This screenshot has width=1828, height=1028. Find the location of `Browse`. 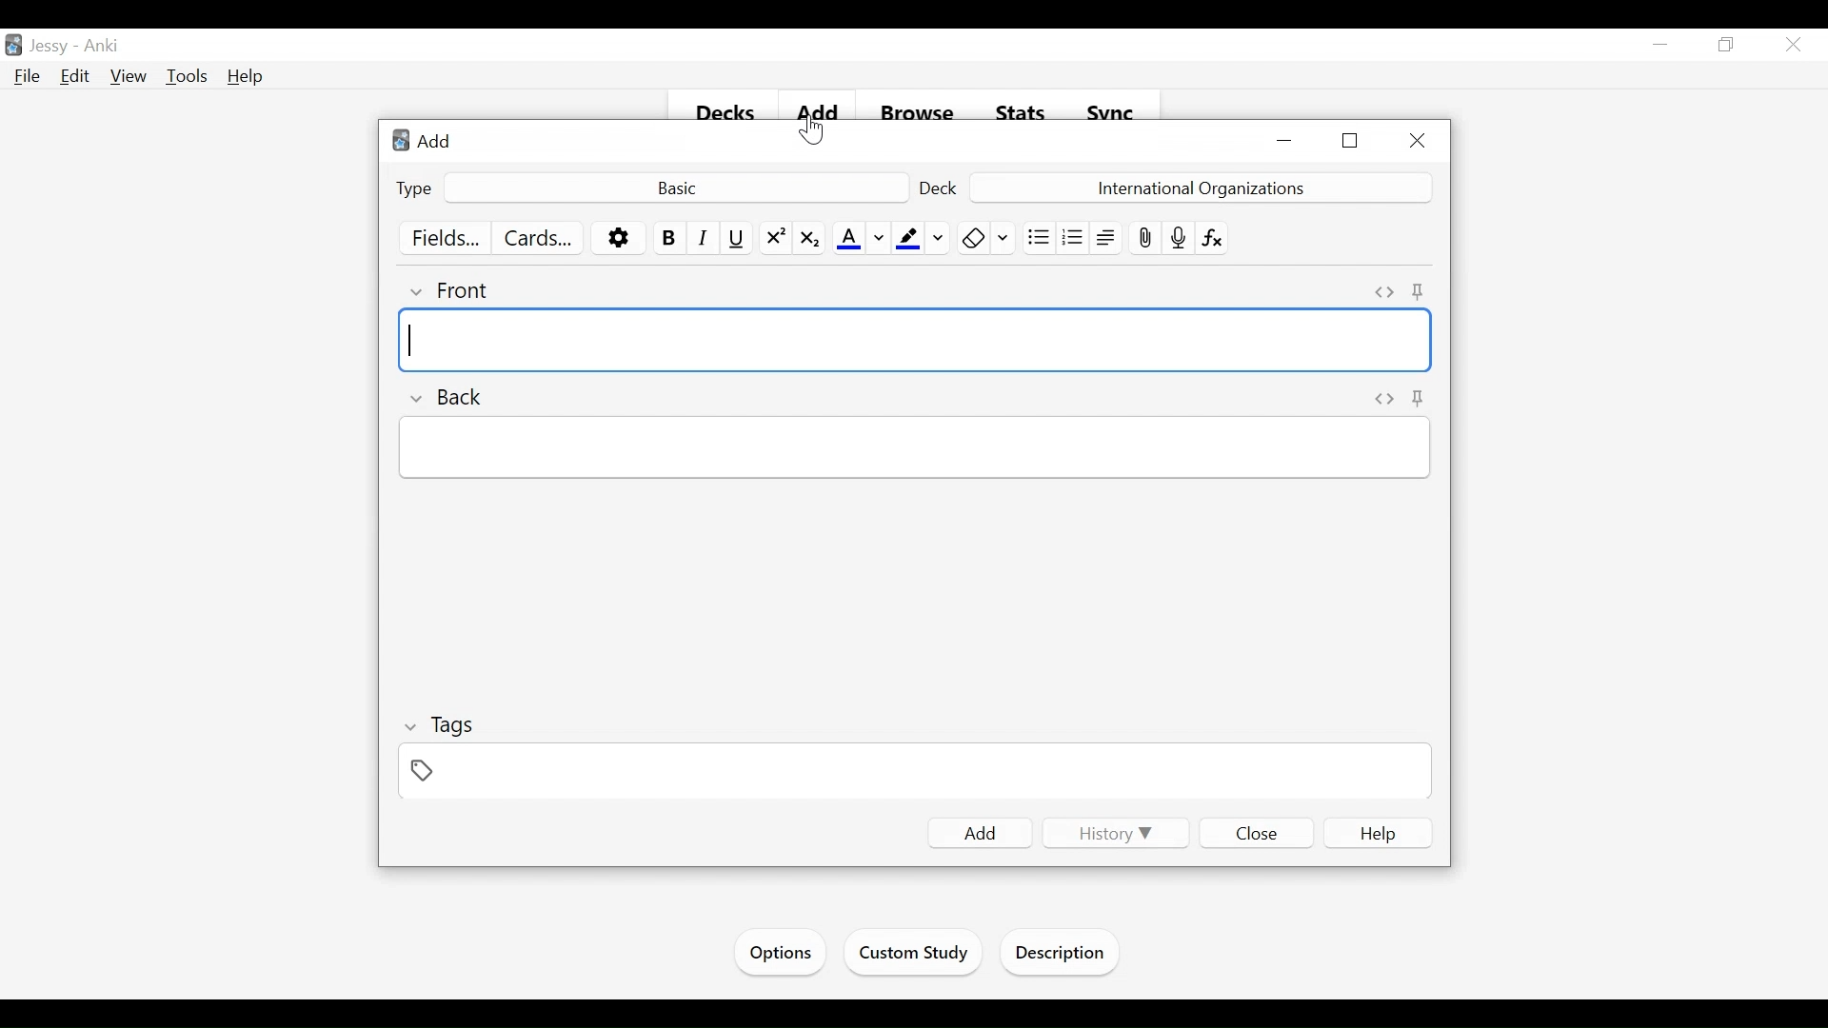

Browse is located at coordinates (909, 108).